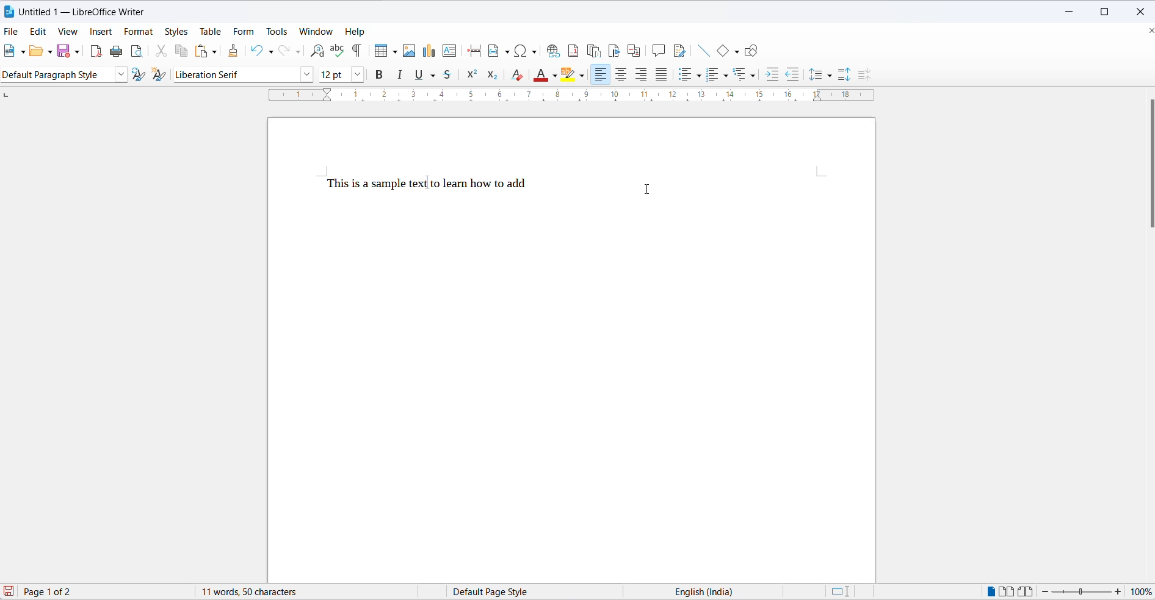 The image size is (1155, 600). Describe the element at coordinates (583, 74) in the screenshot. I see `character highlight color` at that location.